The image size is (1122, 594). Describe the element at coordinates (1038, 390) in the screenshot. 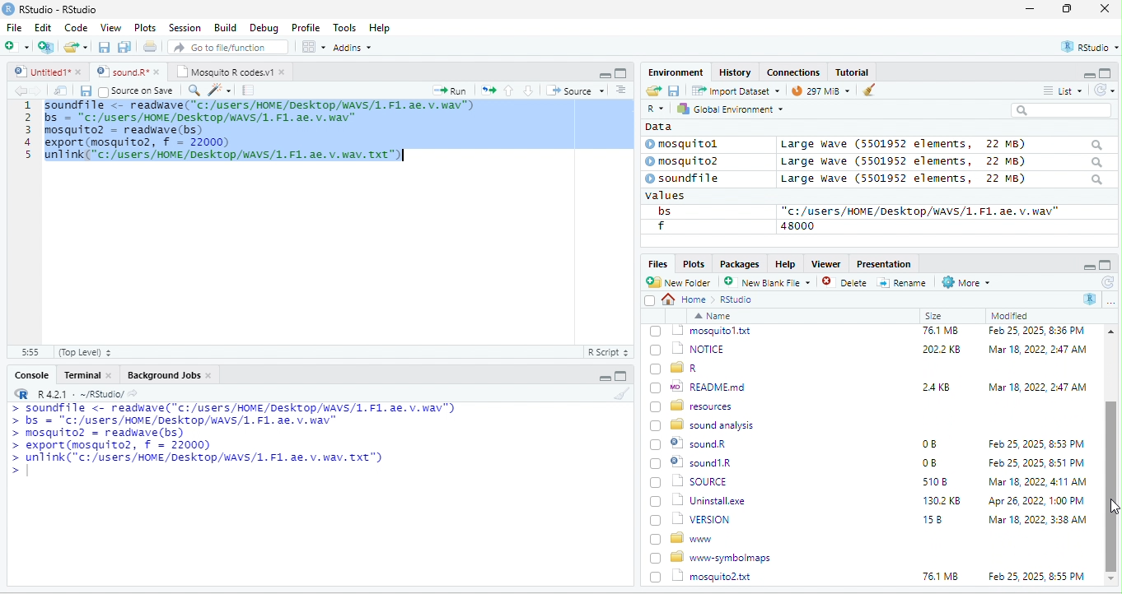

I see `Mar 18, 2022, 247 AM` at that location.